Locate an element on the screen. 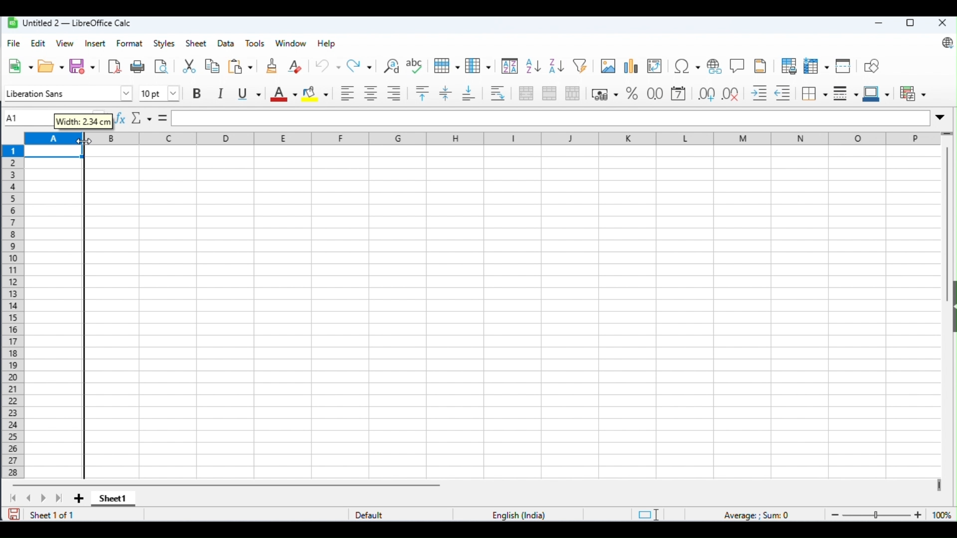 This screenshot has height=538, width=957. freeze rows and columns is located at coordinates (816, 66).